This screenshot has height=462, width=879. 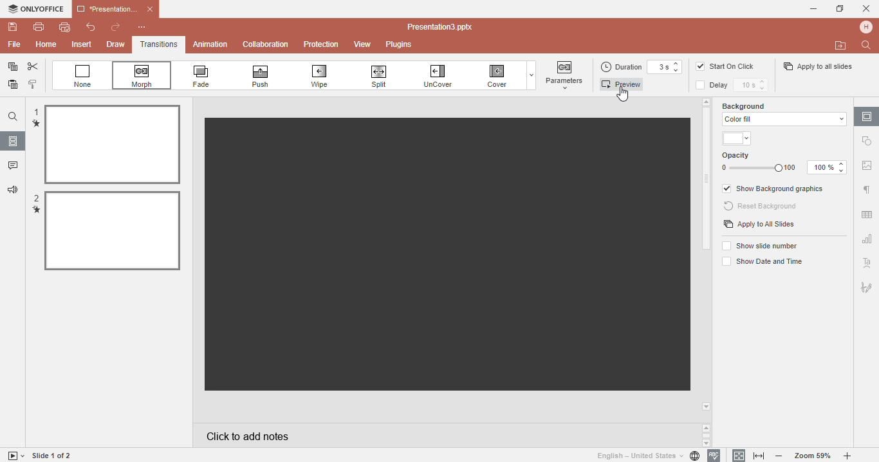 I want to click on Reset background, so click(x=763, y=207).